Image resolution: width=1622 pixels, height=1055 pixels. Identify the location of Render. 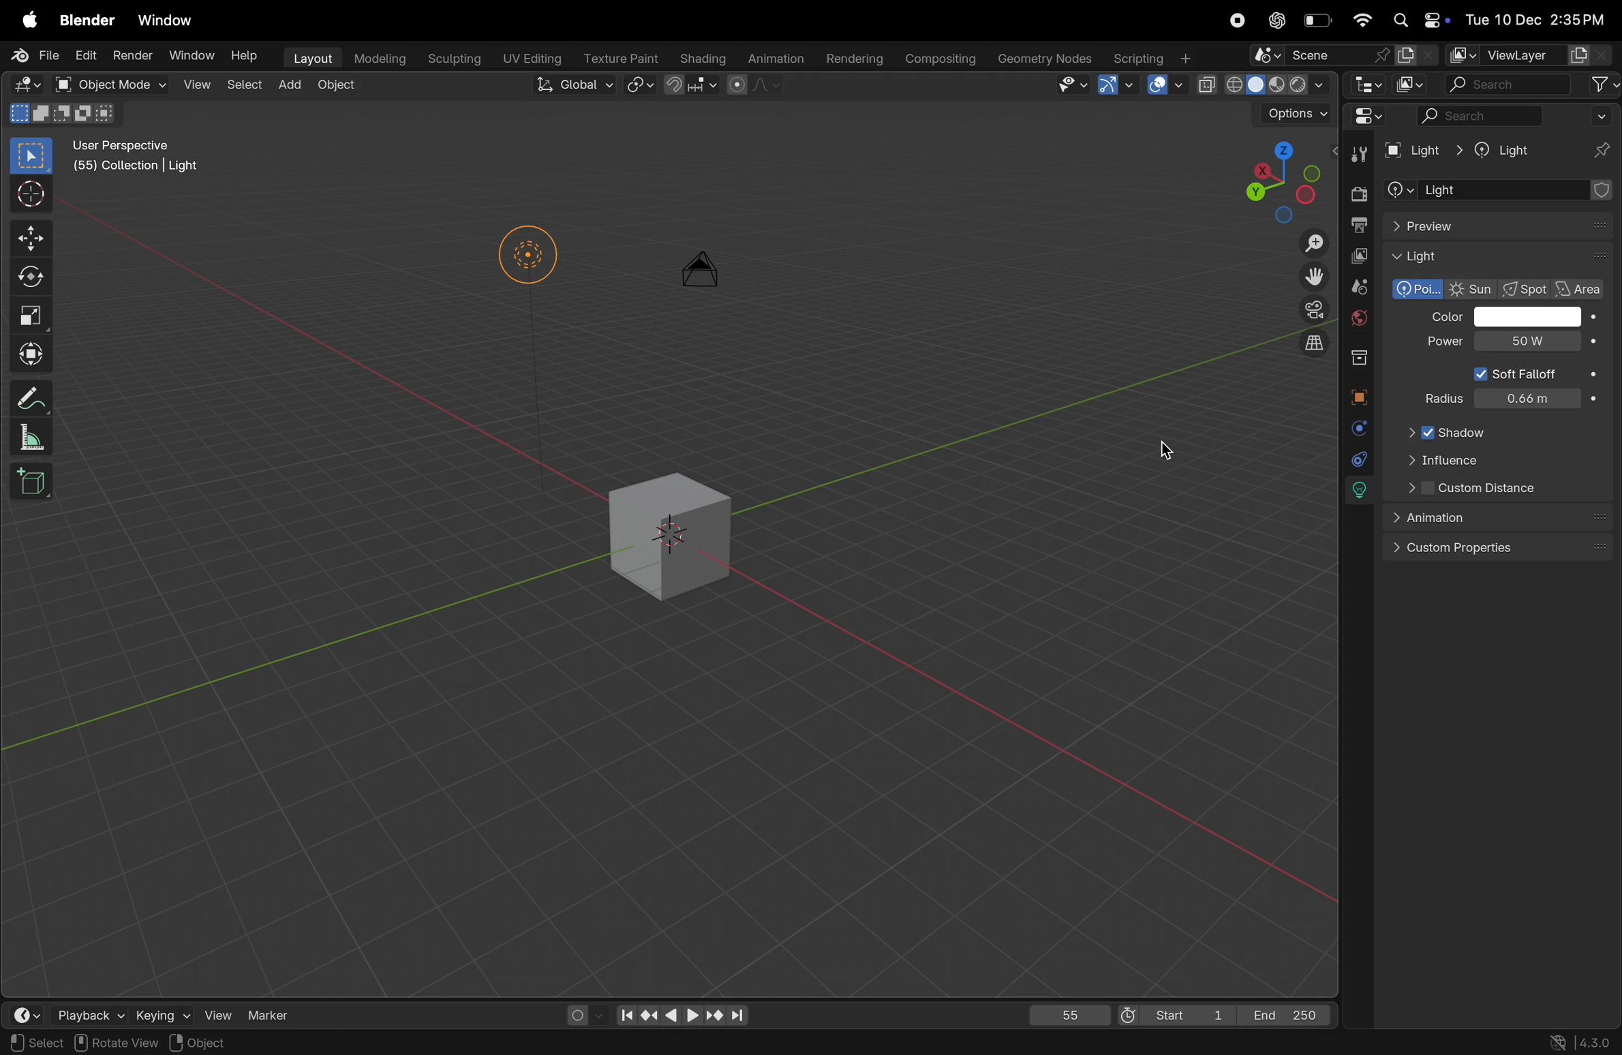
(131, 55).